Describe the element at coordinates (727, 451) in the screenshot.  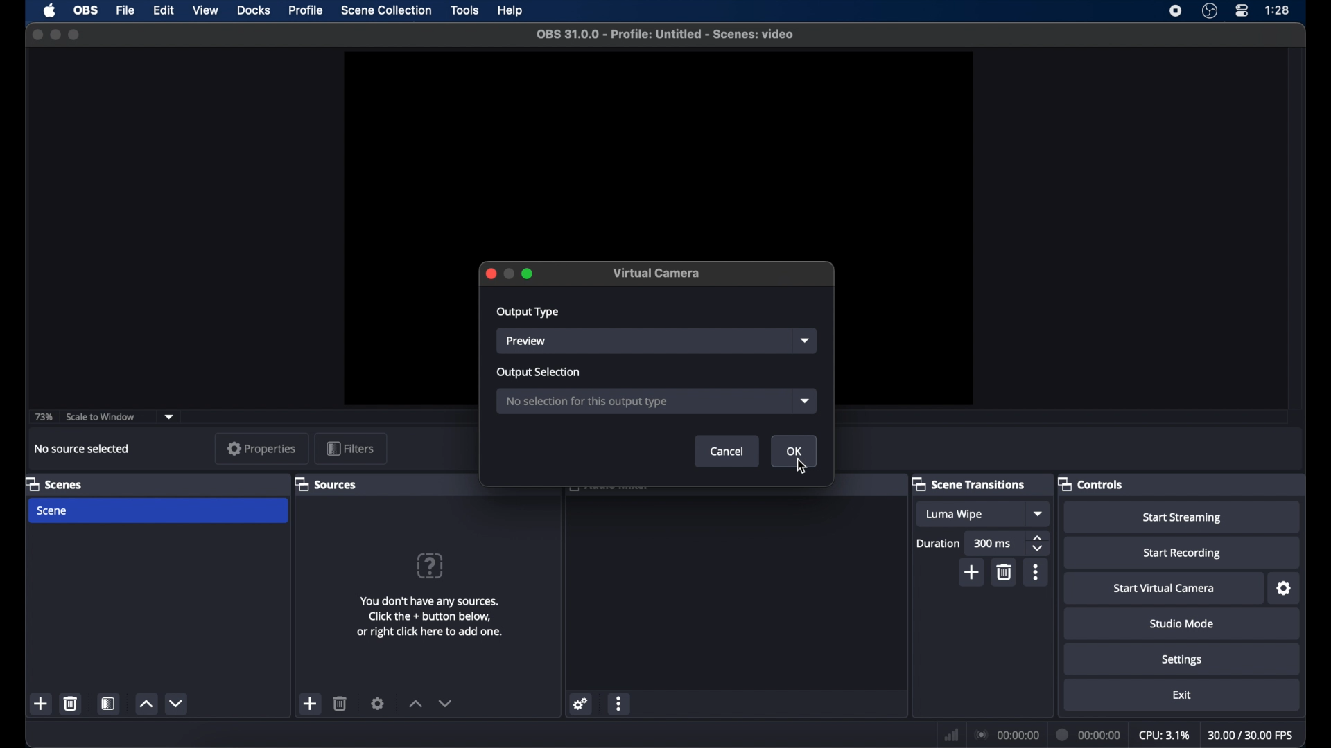
I see `cancel` at that location.